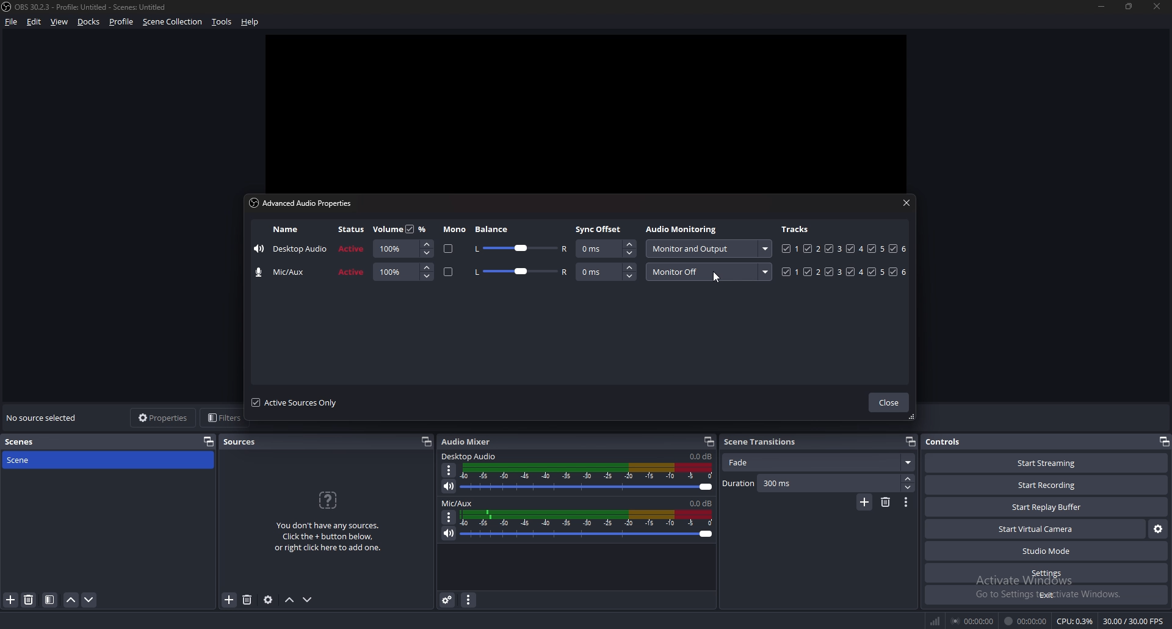  Describe the element at coordinates (1046, 573) in the screenshot. I see `settings` at that location.